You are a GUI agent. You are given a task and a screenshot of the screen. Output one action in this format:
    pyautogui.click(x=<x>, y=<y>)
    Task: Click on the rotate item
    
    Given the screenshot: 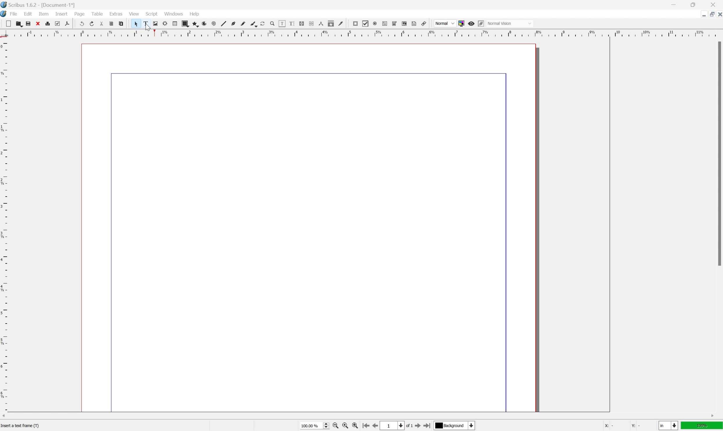 What is the action you would take?
    pyautogui.click(x=263, y=24)
    